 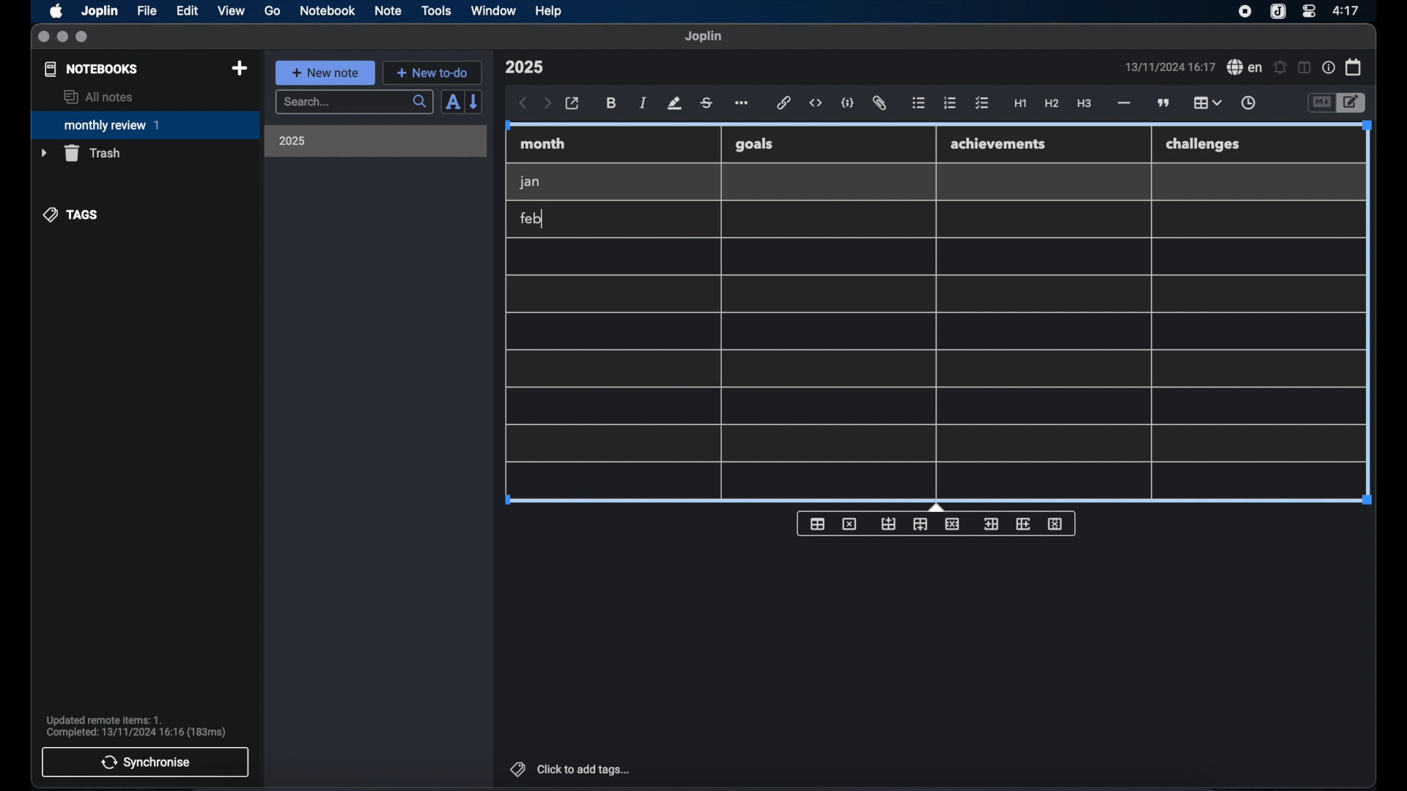 What do you see at coordinates (452, 103) in the screenshot?
I see `sort order field` at bounding box center [452, 103].